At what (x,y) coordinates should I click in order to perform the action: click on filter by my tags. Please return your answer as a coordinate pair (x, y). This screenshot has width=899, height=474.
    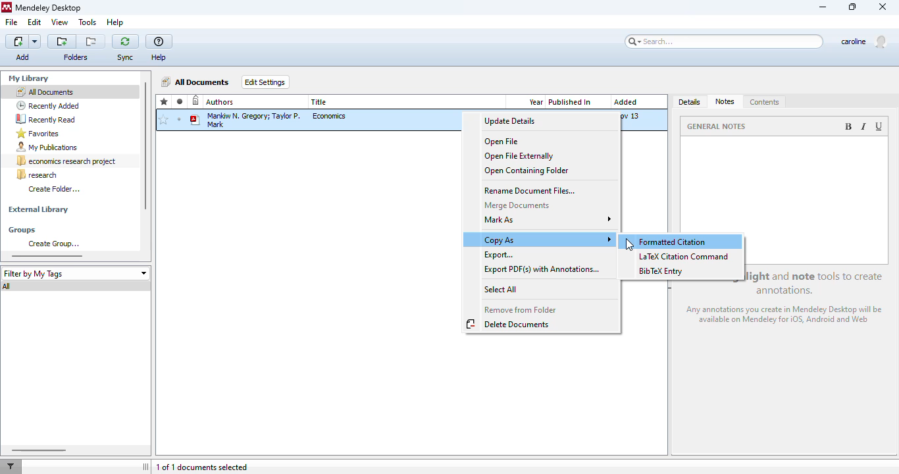
    Looking at the image, I should click on (75, 273).